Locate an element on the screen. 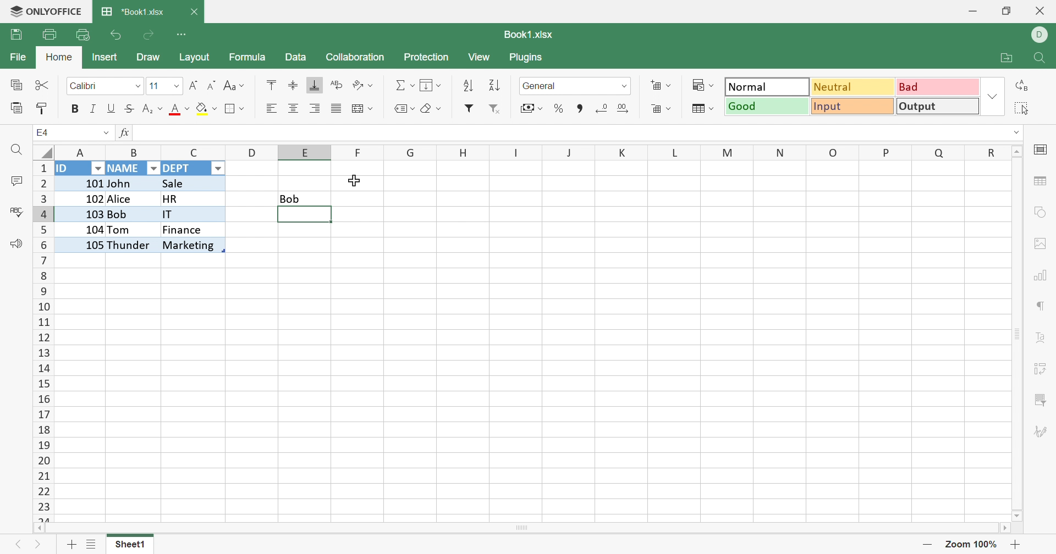 The image size is (1056, 554). Paste is located at coordinates (15, 107).